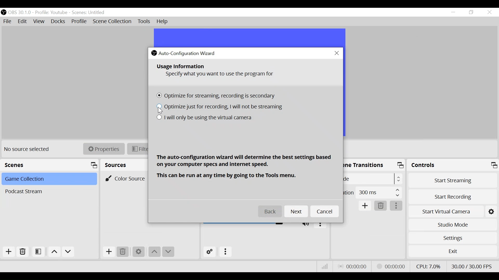  Describe the element at coordinates (163, 22) in the screenshot. I see `Help` at that location.